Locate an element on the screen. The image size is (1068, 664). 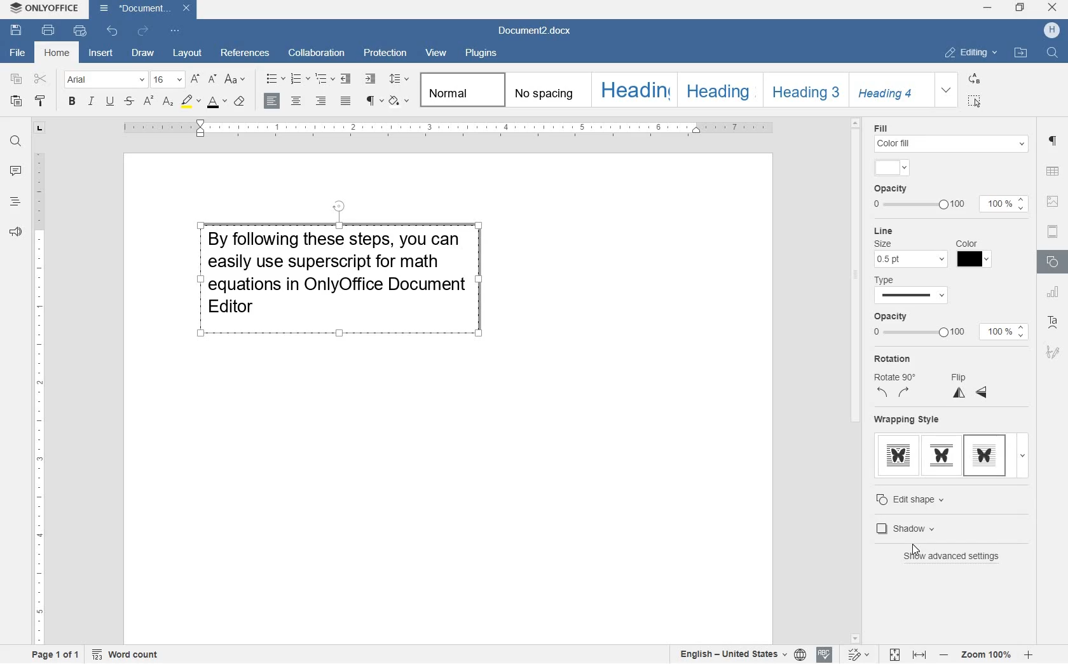
table is located at coordinates (1053, 172).